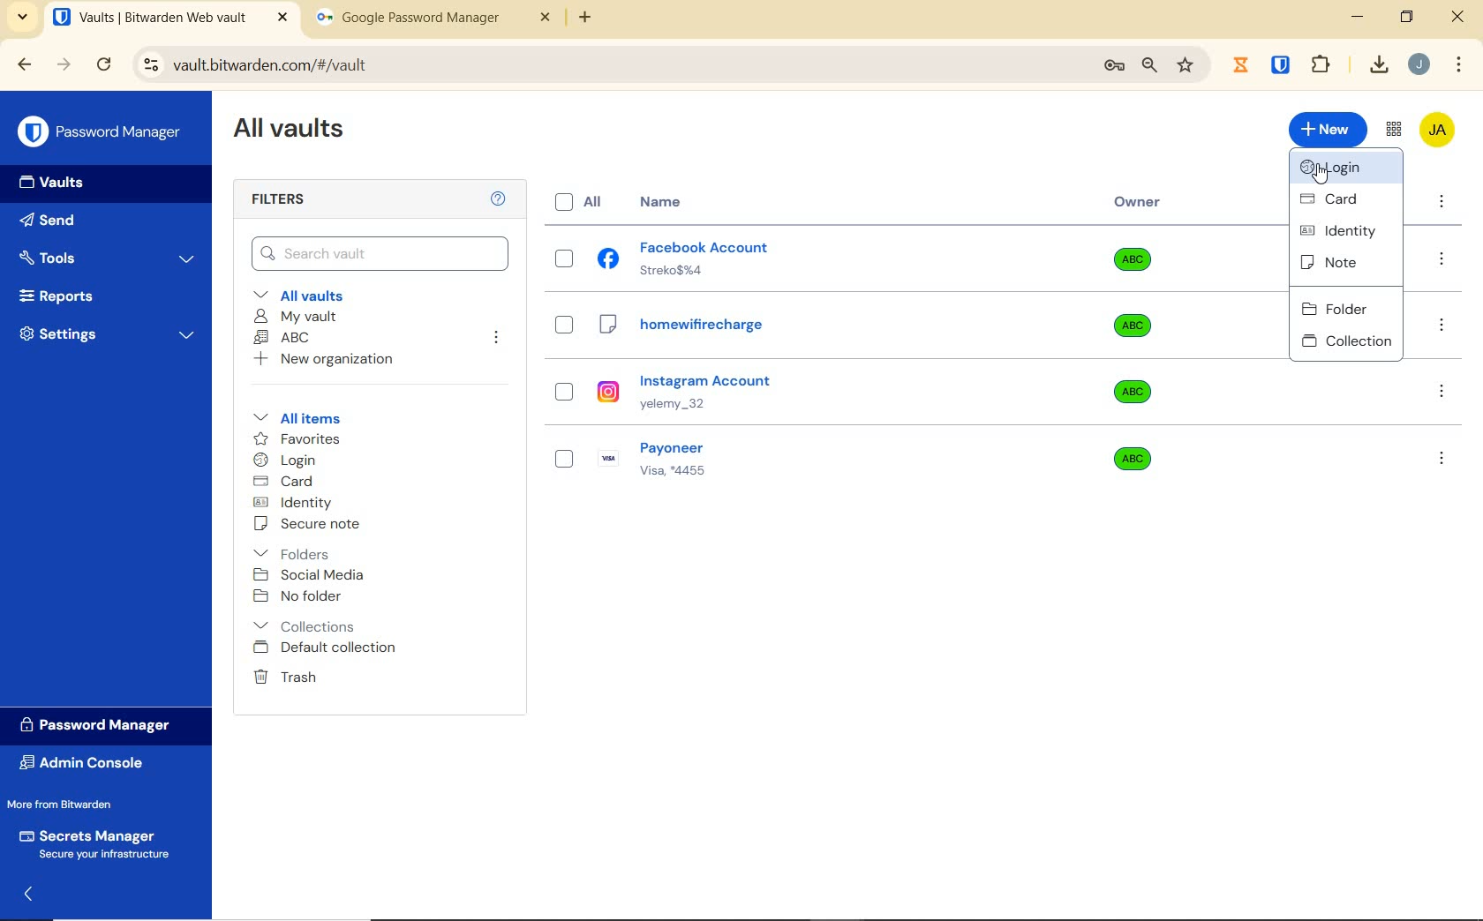 The image size is (1483, 921). What do you see at coordinates (22, 19) in the screenshot?
I see `search tabs` at bounding box center [22, 19].